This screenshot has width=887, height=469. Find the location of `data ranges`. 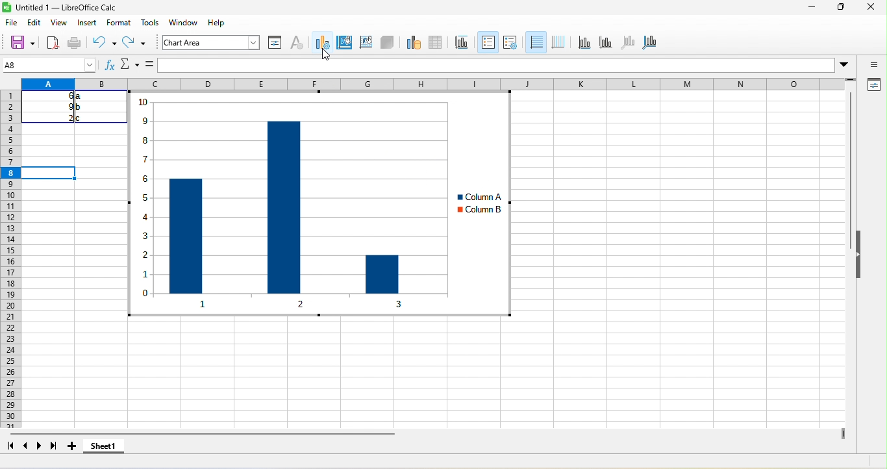

data ranges is located at coordinates (410, 43).